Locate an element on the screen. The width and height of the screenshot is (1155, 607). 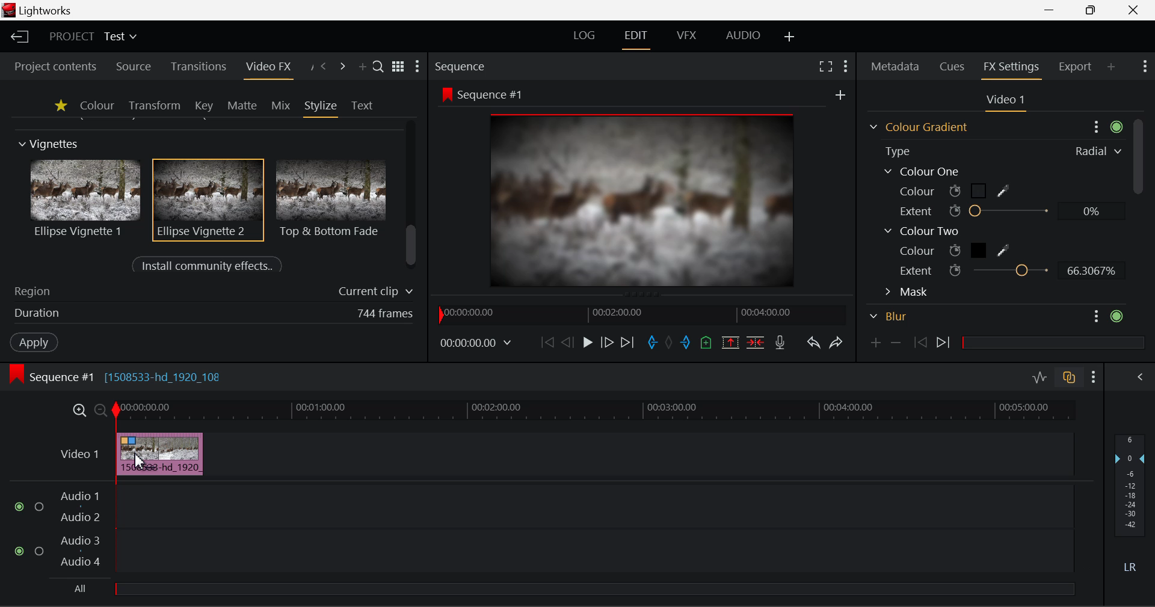
Play is located at coordinates (586, 343).